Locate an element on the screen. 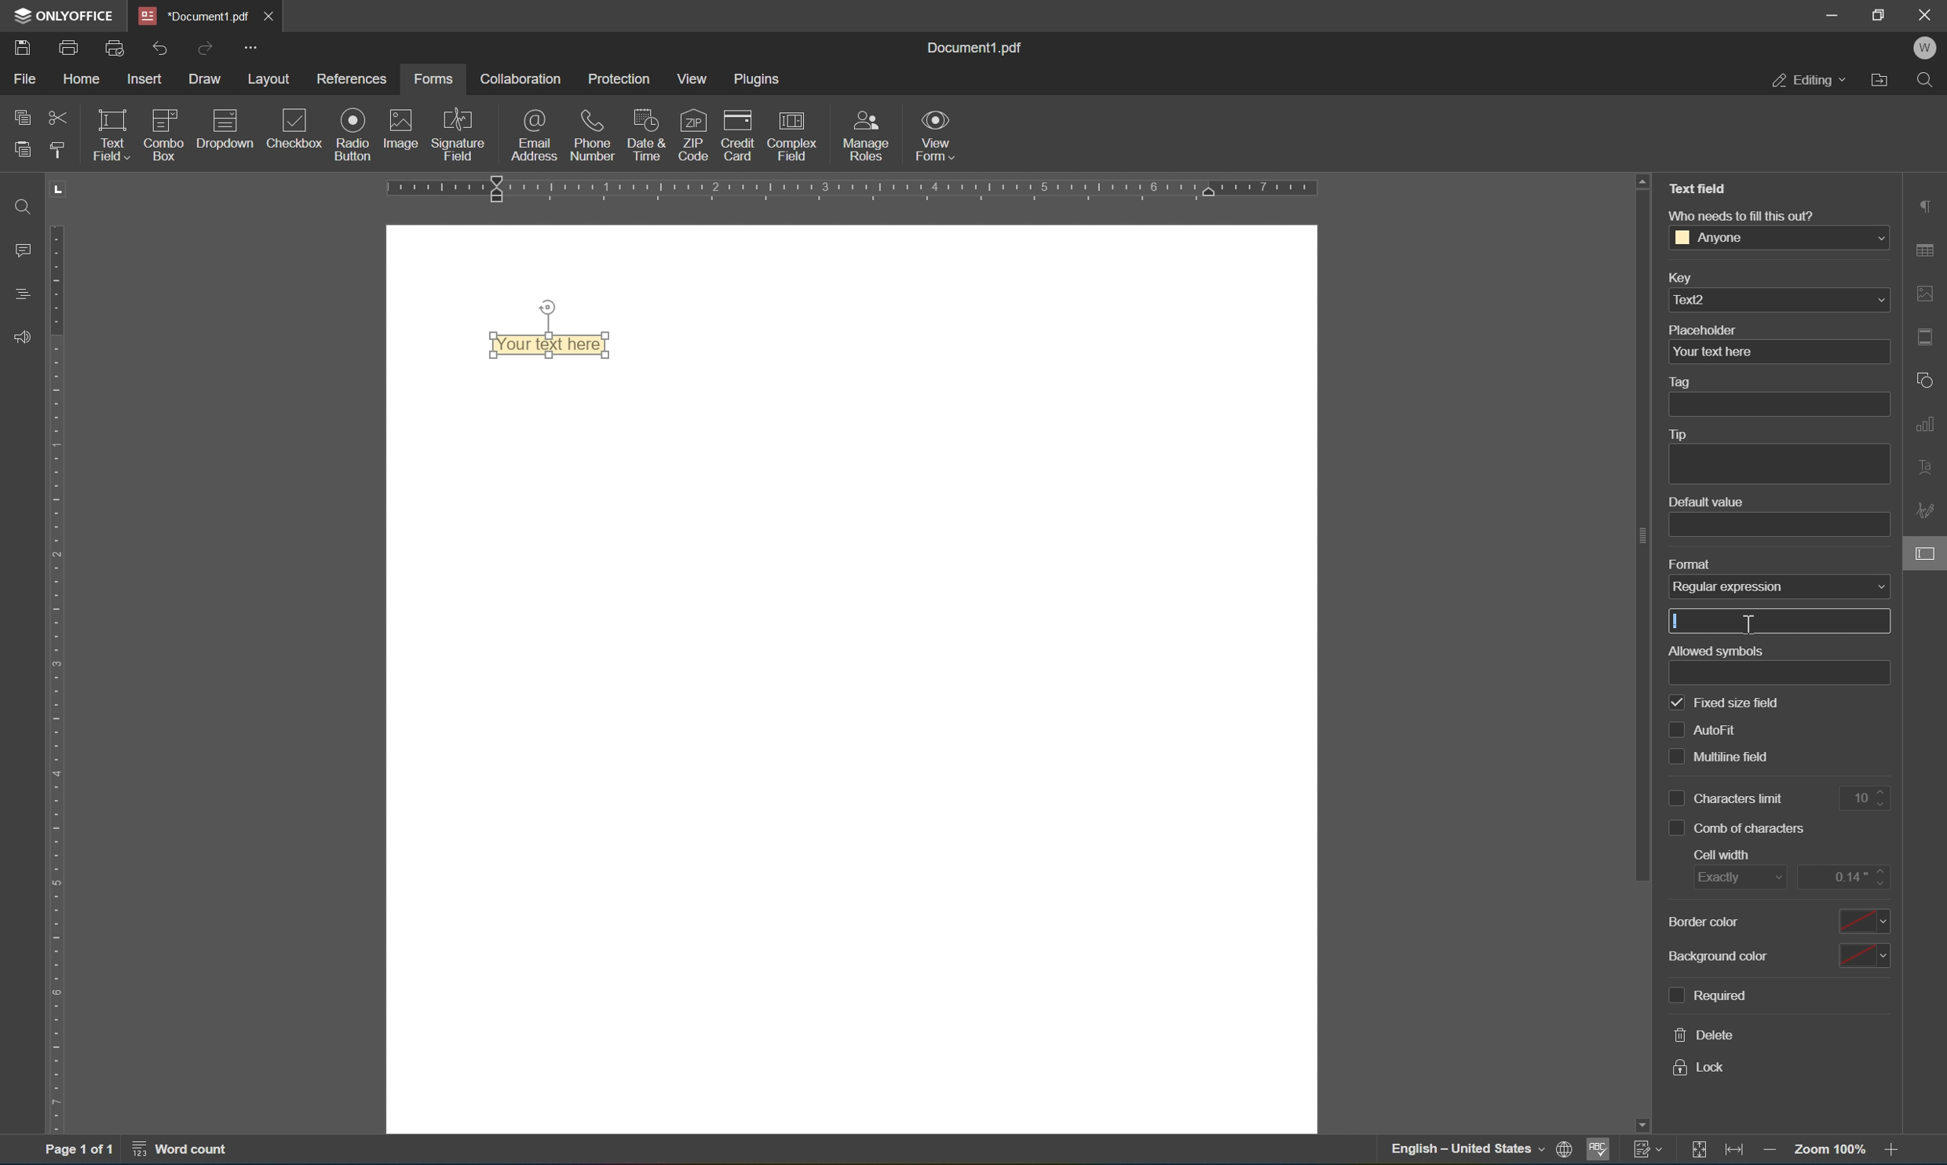  view form is located at coordinates (938, 135).